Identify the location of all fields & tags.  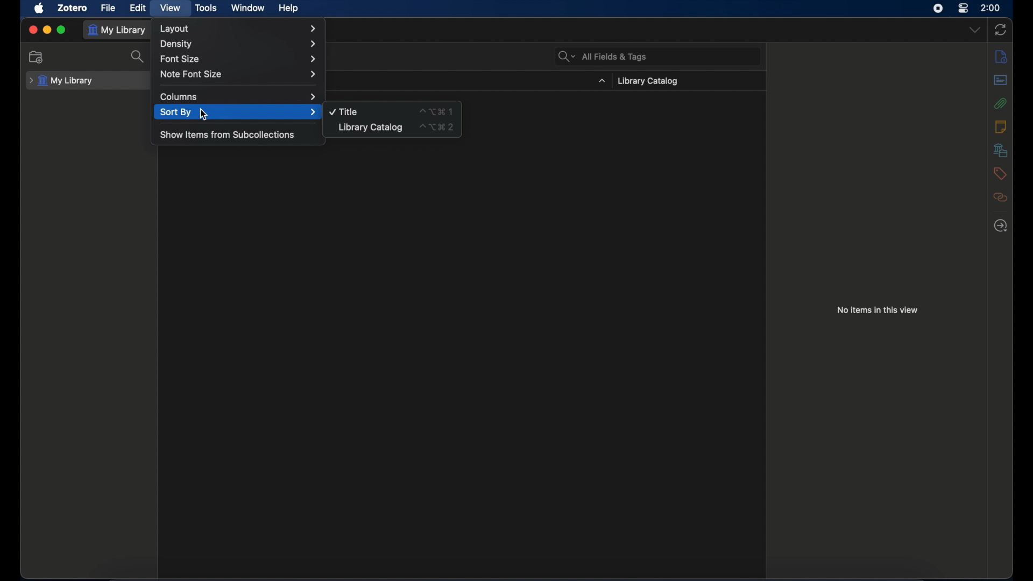
(602, 57).